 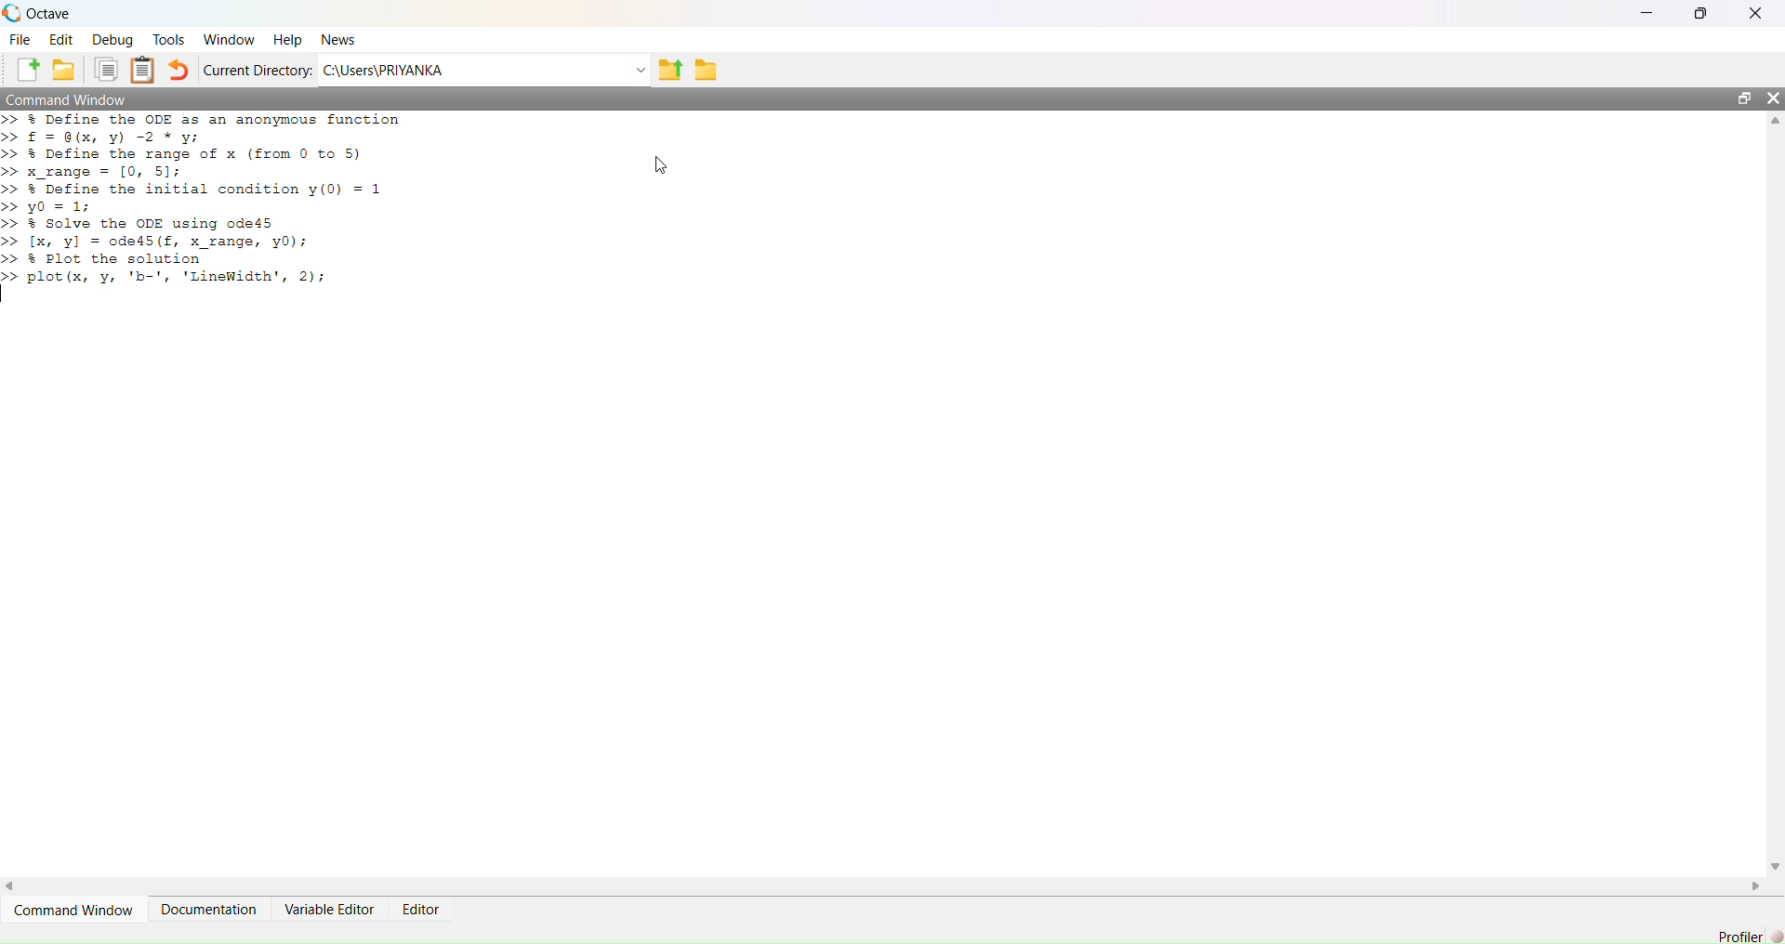 I want to click on Documentation, so click(x=209, y=910).